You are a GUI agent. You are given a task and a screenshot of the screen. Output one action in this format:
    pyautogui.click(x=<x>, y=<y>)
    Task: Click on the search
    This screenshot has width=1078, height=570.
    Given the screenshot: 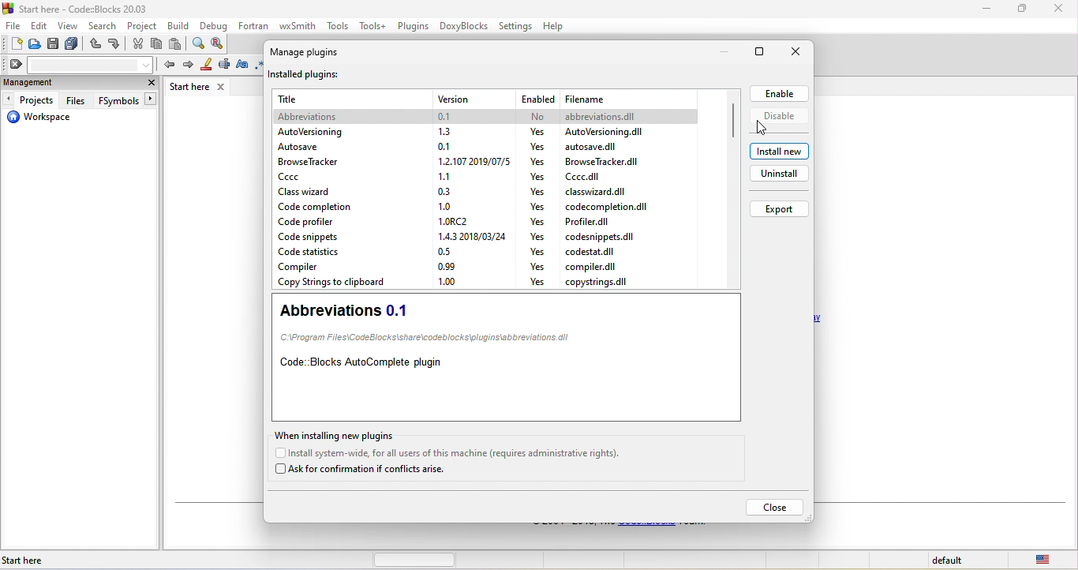 What is the action you would take?
    pyautogui.click(x=100, y=25)
    